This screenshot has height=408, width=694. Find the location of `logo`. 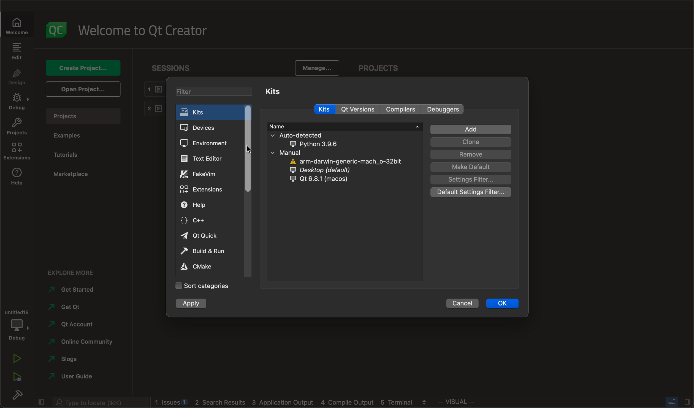

logo is located at coordinates (58, 29).